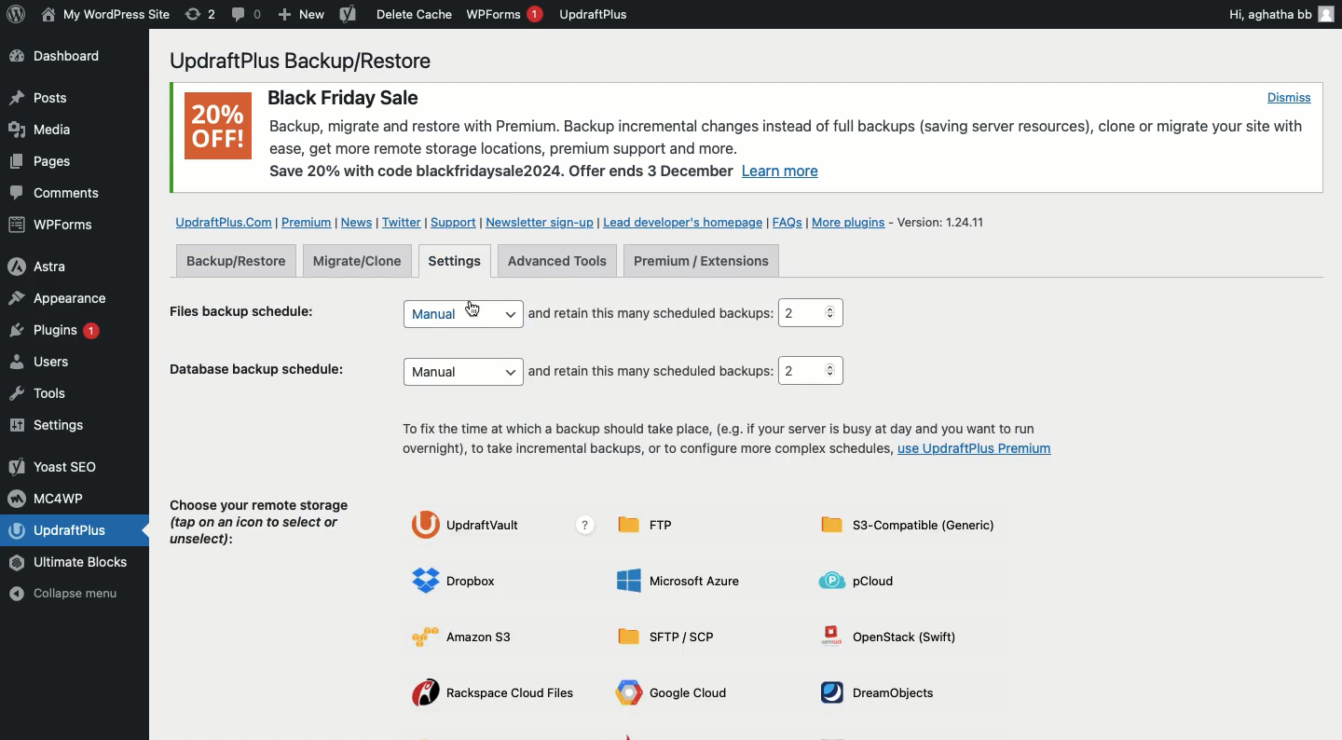 The width and height of the screenshot is (1342, 740). I want to click on Users, so click(59, 364).